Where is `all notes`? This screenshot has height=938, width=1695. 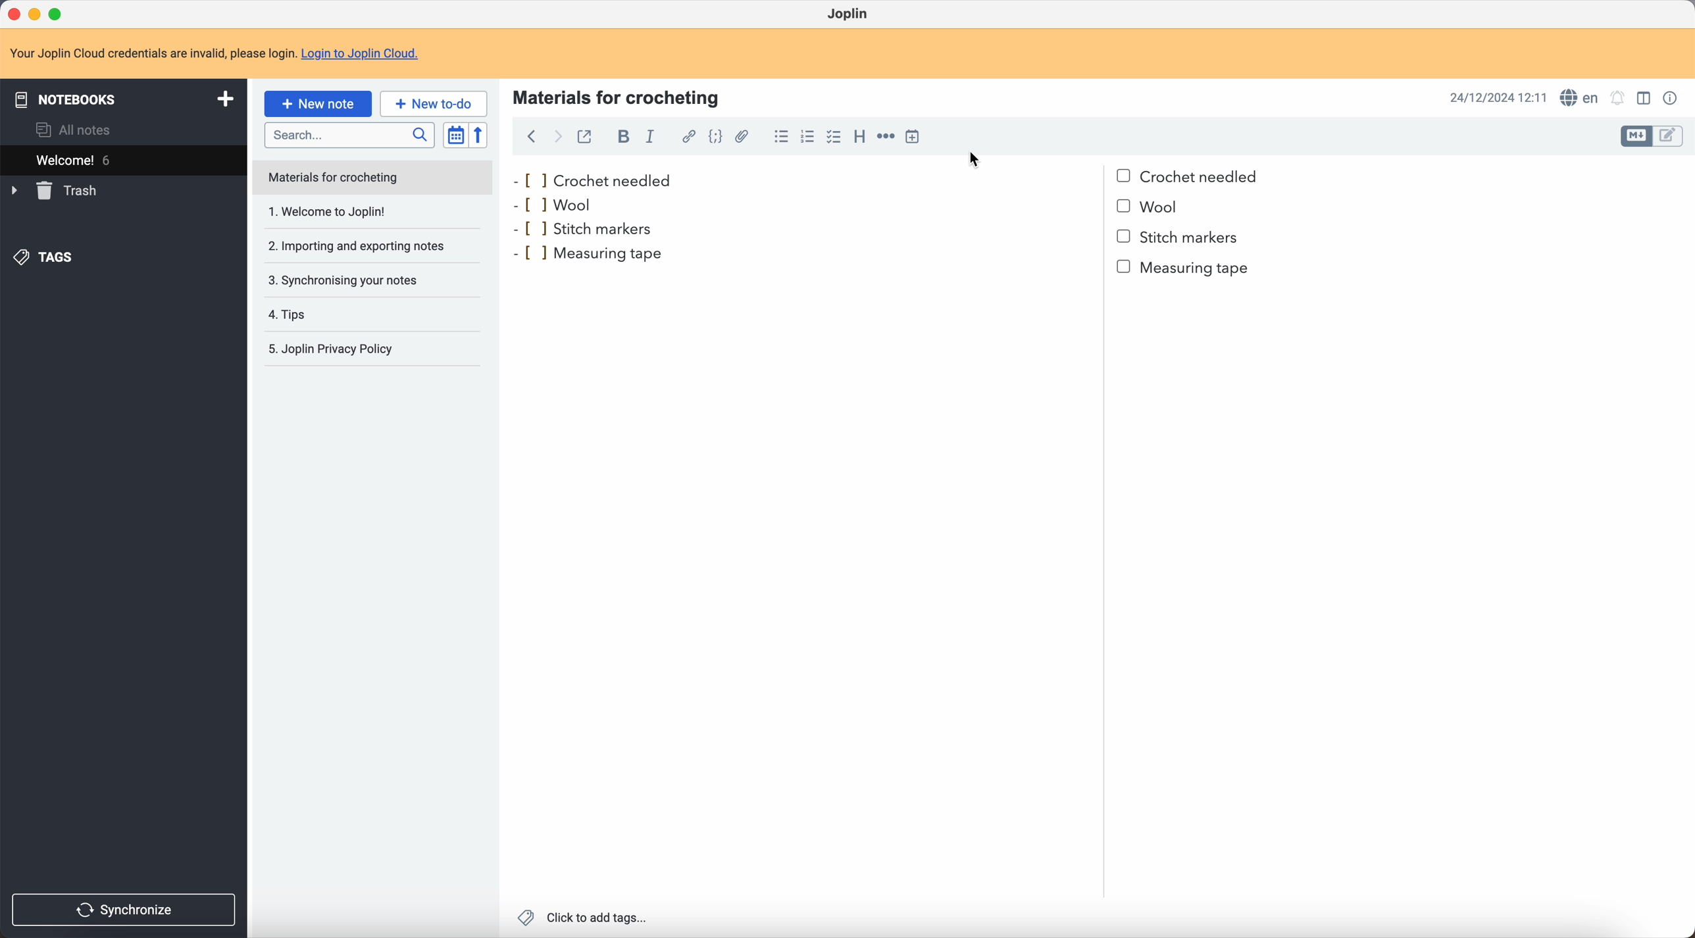 all notes is located at coordinates (78, 130).